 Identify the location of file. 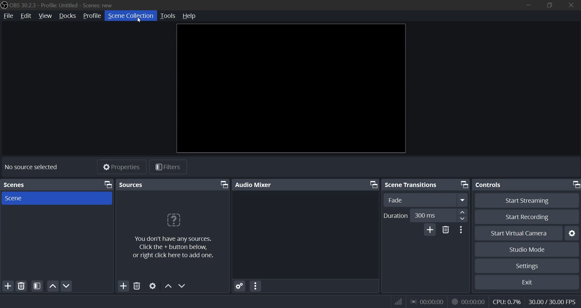
(8, 16).